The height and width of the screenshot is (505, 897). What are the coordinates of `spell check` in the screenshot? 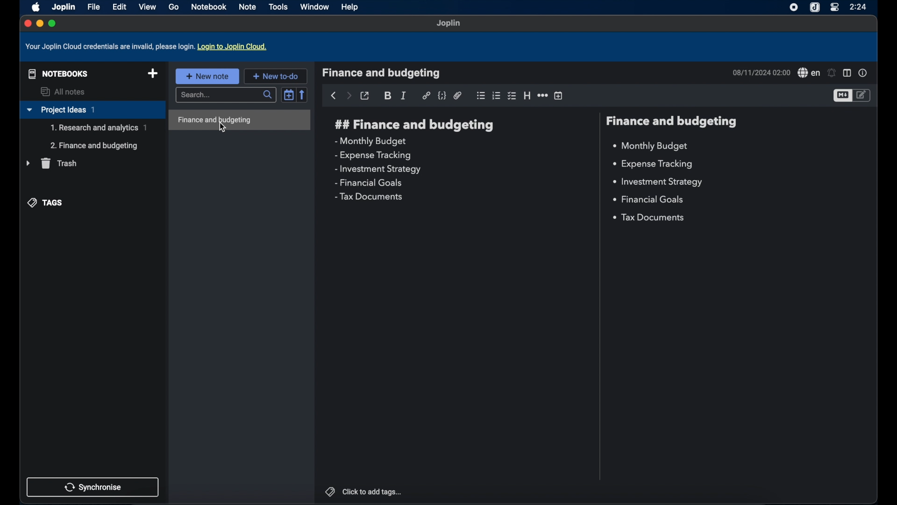 It's located at (808, 73).